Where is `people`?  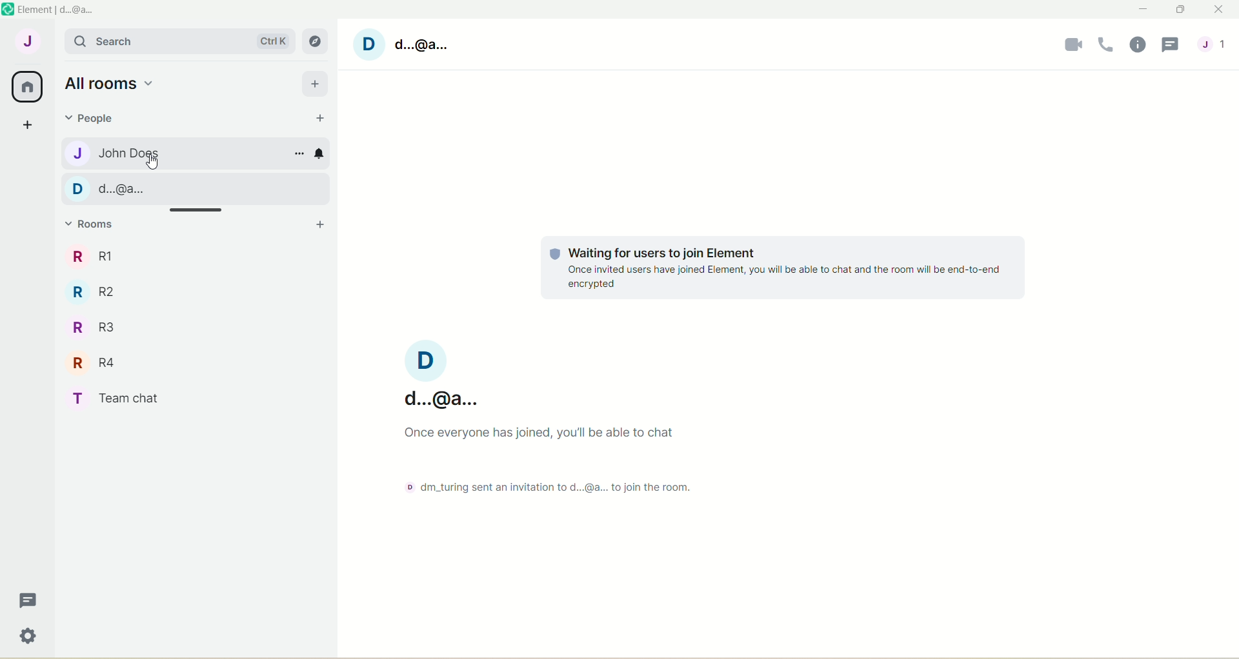 people is located at coordinates (95, 120).